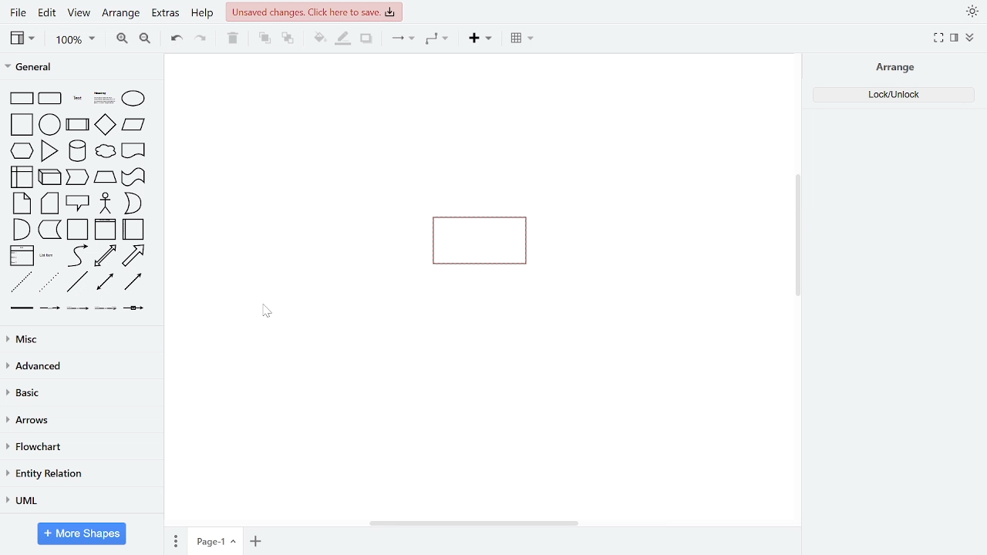  What do you see at coordinates (51, 308) in the screenshot?
I see `connector with label` at bounding box center [51, 308].